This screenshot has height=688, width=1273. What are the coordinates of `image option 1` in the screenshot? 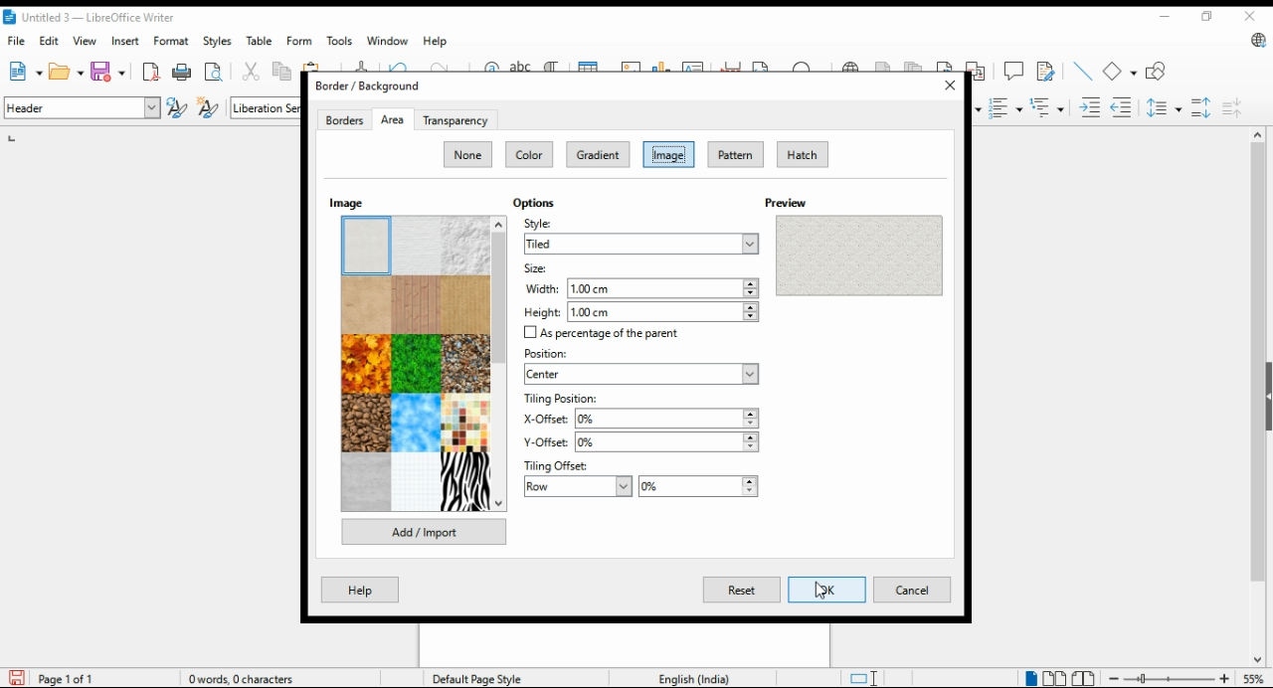 It's located at (365, 245).